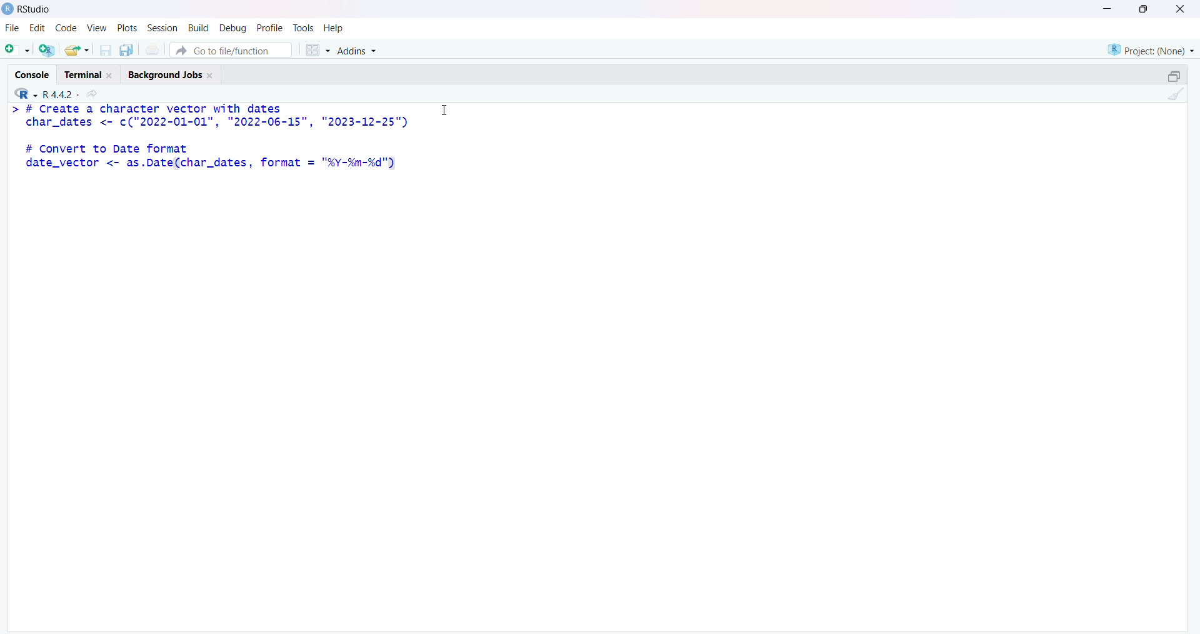 The width and height of the screenshot is (1200, 634). What do you see at coordinates (1174, 75) in the screenshot?
I see `Maximize/Restore` at bounding box center [1174, 75].